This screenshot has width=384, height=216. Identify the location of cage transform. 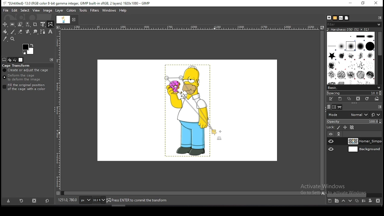
(50, 24).